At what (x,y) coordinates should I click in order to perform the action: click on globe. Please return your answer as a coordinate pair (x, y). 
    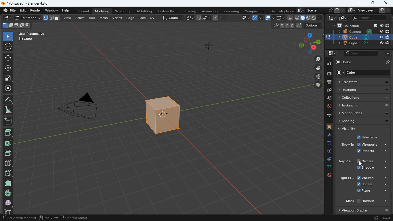
    Looking at the image, I should click on (7, 203).